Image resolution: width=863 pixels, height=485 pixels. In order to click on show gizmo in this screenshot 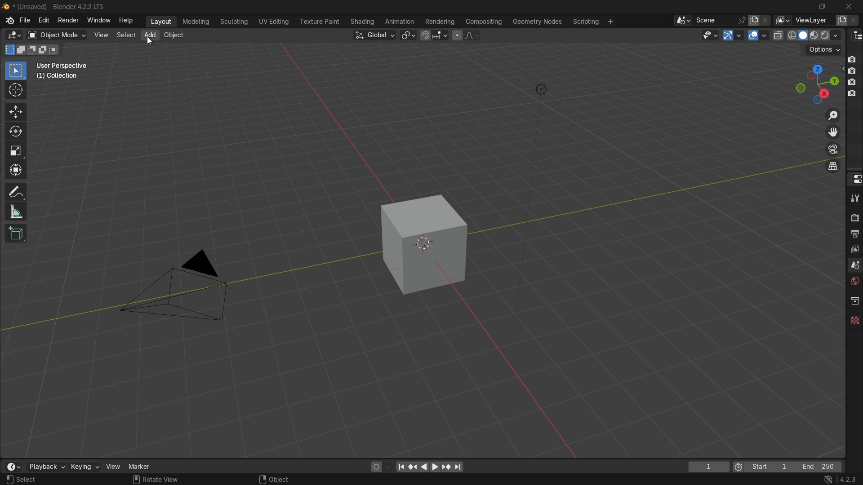, I will do `click(727, 35)`.